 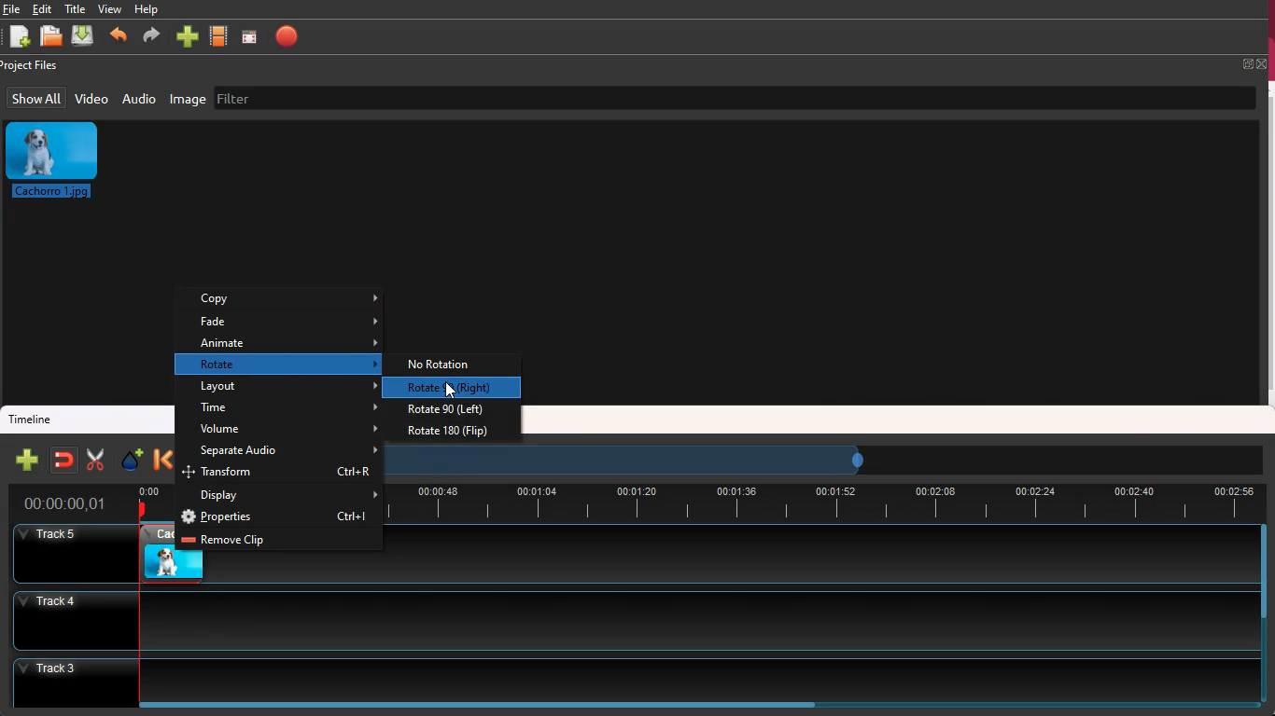 What do you see at coordinates (453, 388) in the screenshot?
I see `selected option` at bounding box center [453, 388].